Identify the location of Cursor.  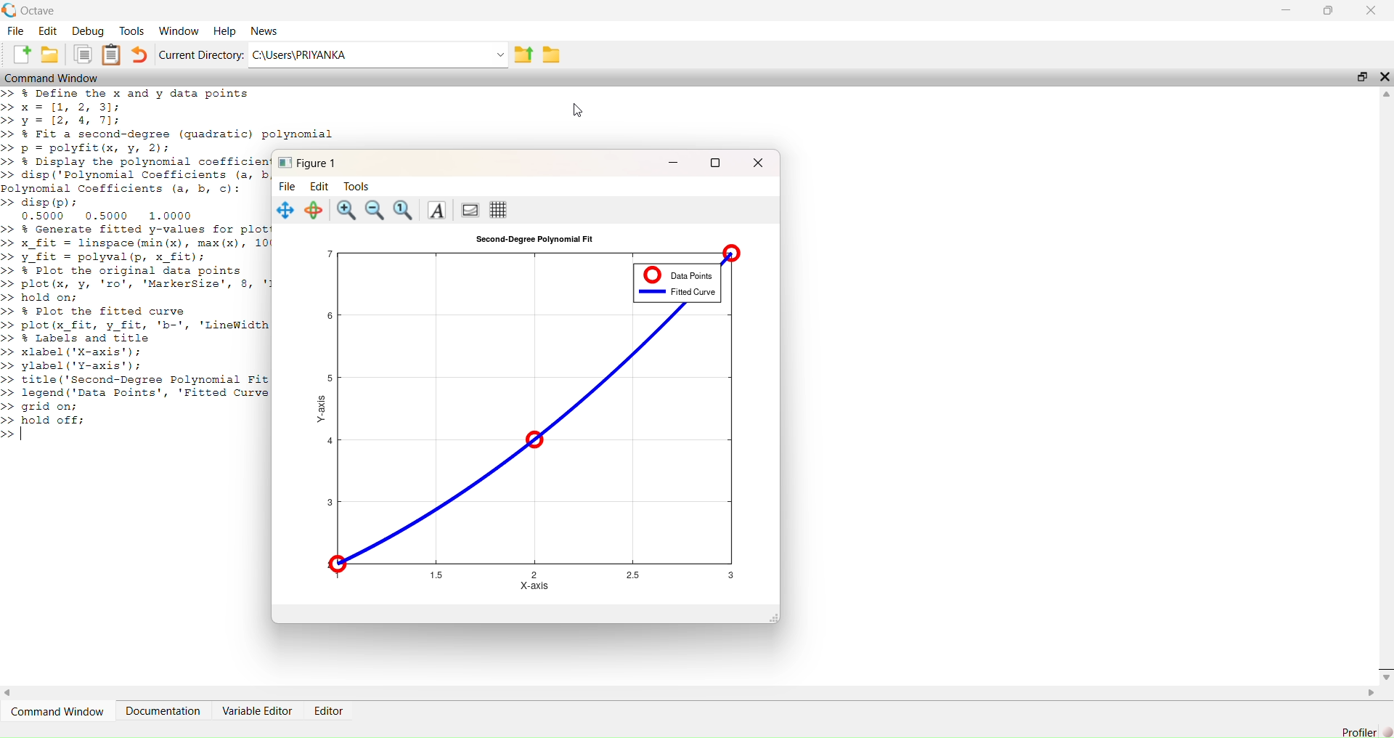
(582, 109).